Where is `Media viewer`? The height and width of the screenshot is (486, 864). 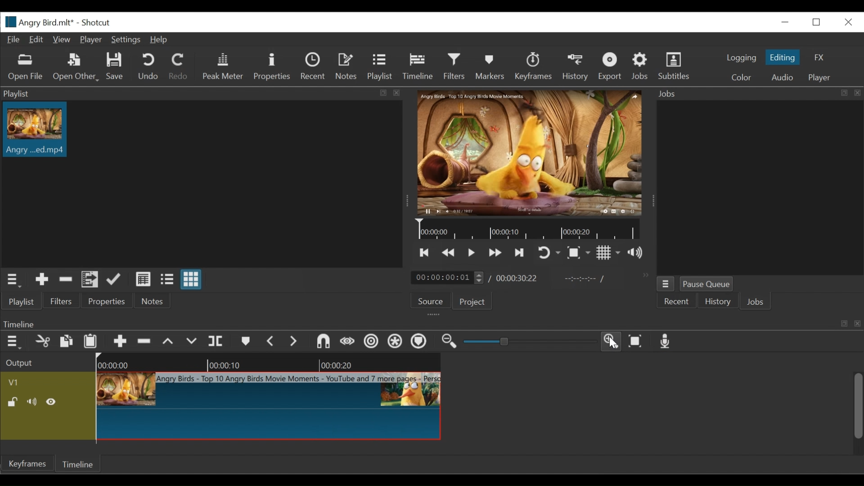 Media viewer is located at coordinates (530, 153).